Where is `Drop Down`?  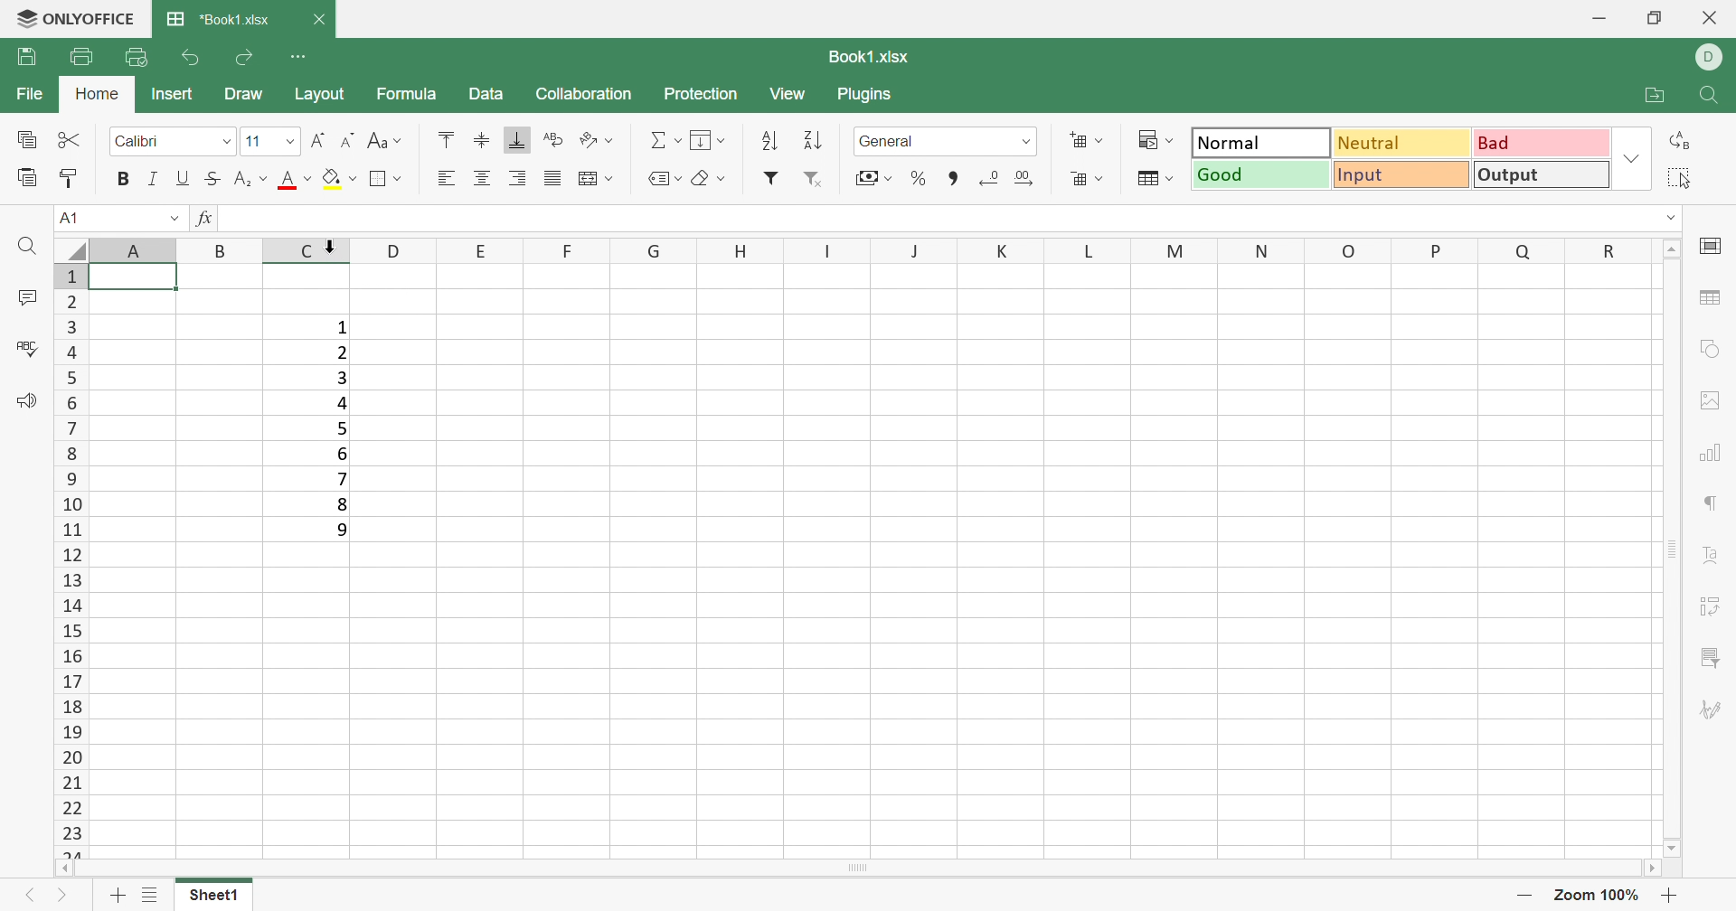 Drop Down is located at coordinates (173, 219).